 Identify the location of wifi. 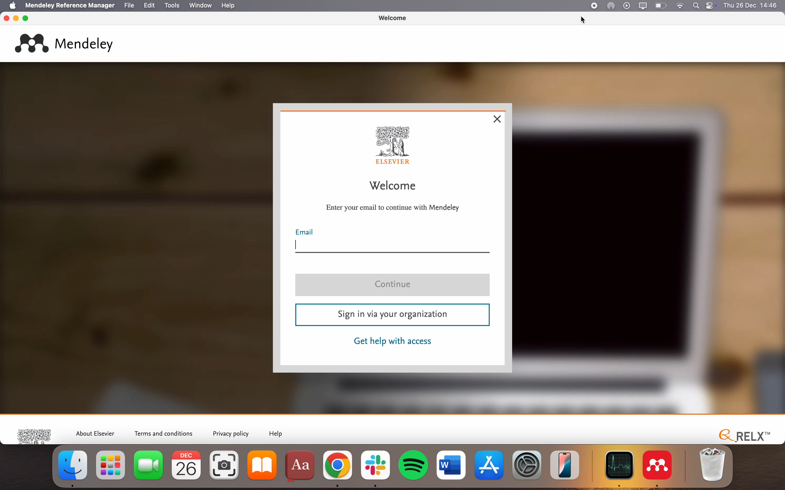
(682, 6).